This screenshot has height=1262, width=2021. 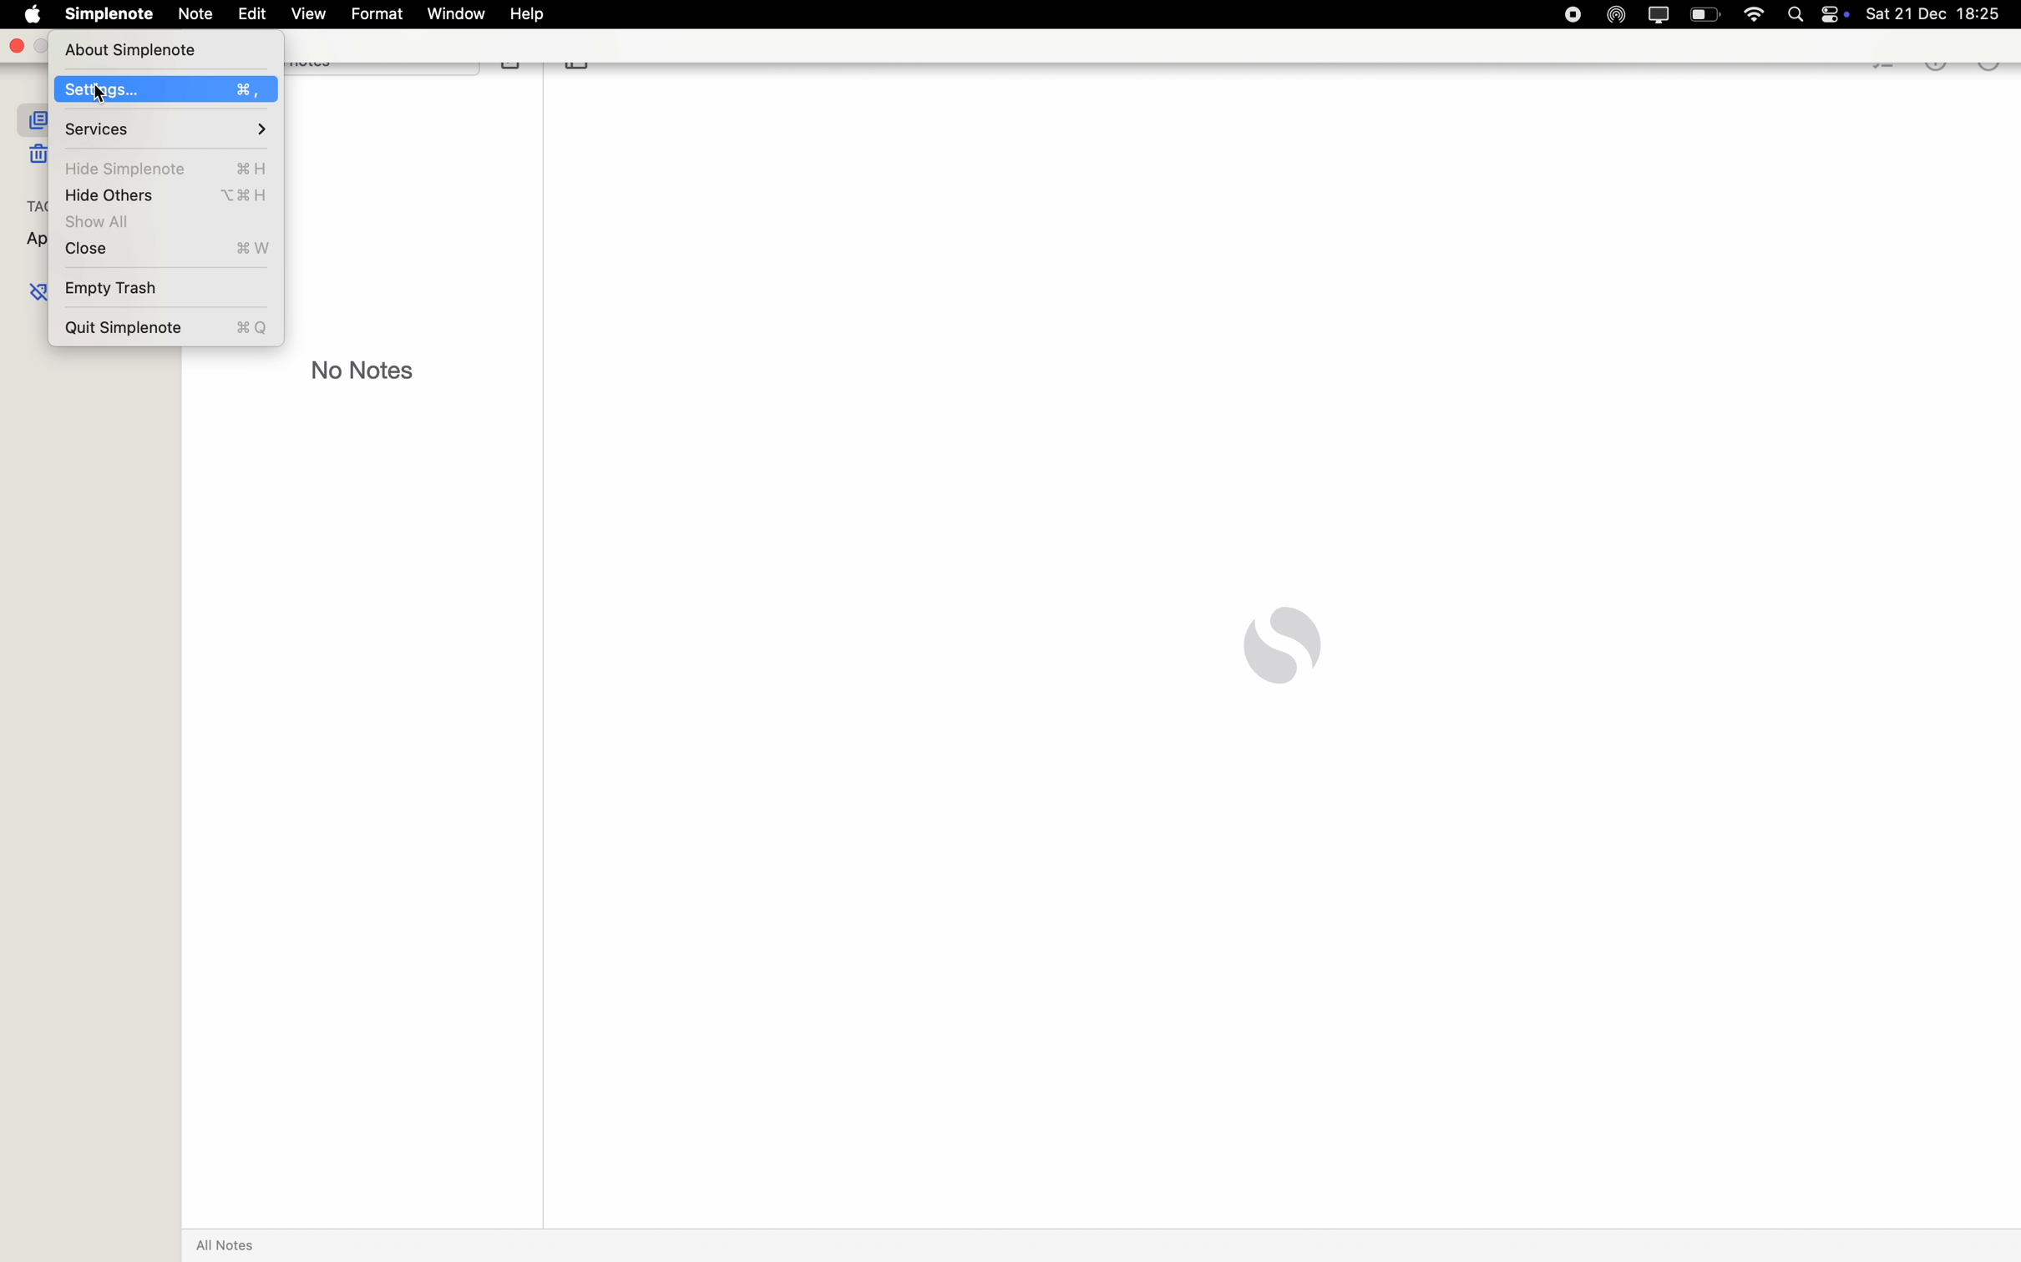 What do you see at coordinates (1751, 15) in the screenshot?
I see `wifi` at bounding box center [1751, 15].